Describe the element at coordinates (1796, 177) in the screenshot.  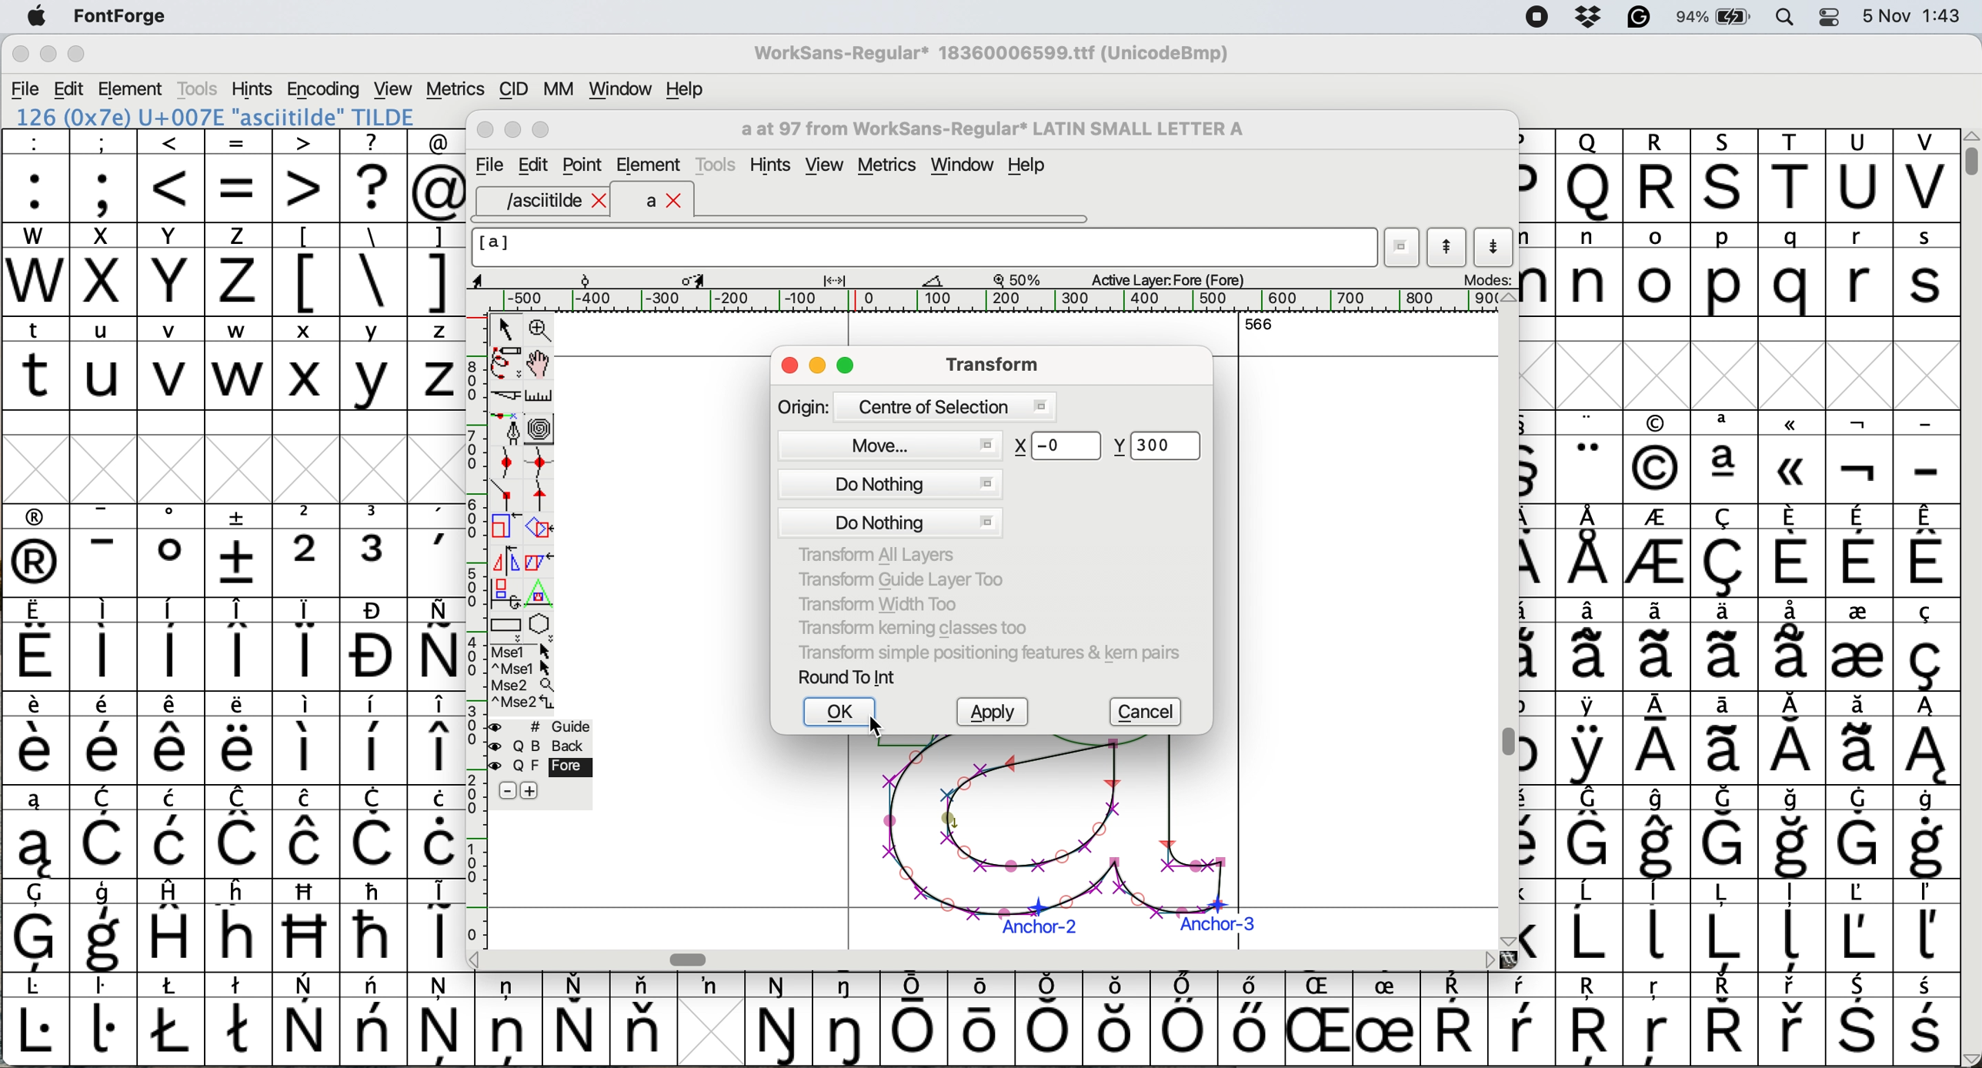
I see `T` at that location.